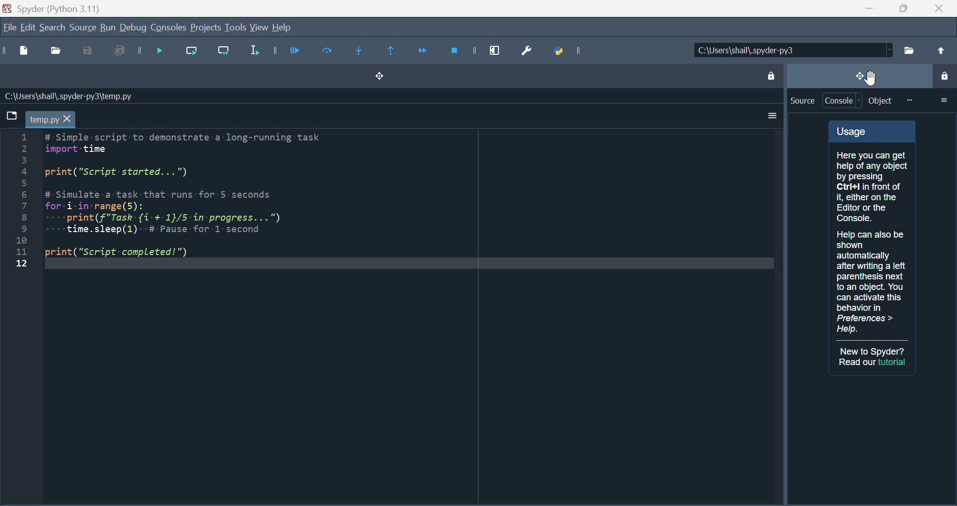 The height and width of the screenshot is (506, 957). What do you see at coordinates (328, 51) in the screenshot?
I see `run current file` at bounding box center [328, 51].